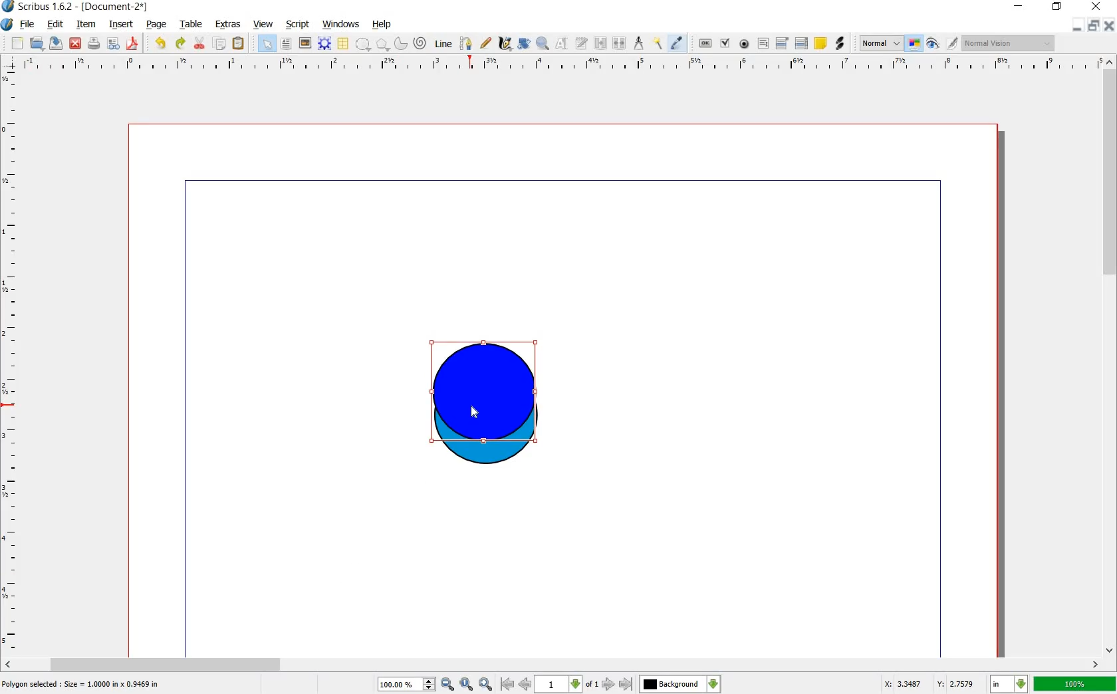 This screenshot has width=1117, height=694. I want to click on measurement, so click(640, 44).